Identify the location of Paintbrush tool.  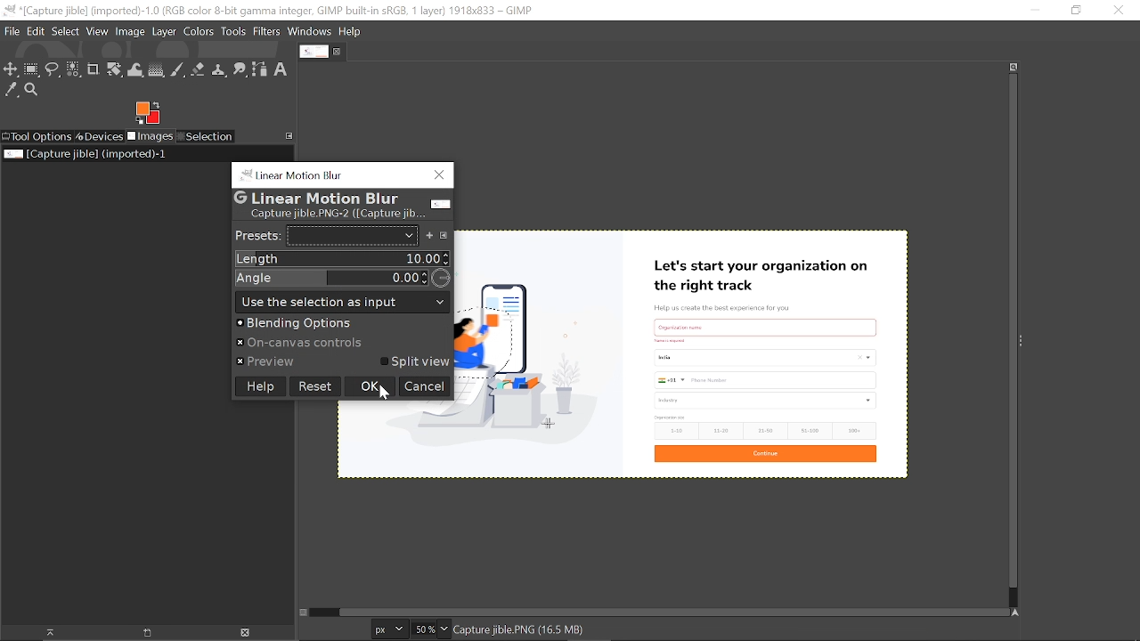
(178, 70).